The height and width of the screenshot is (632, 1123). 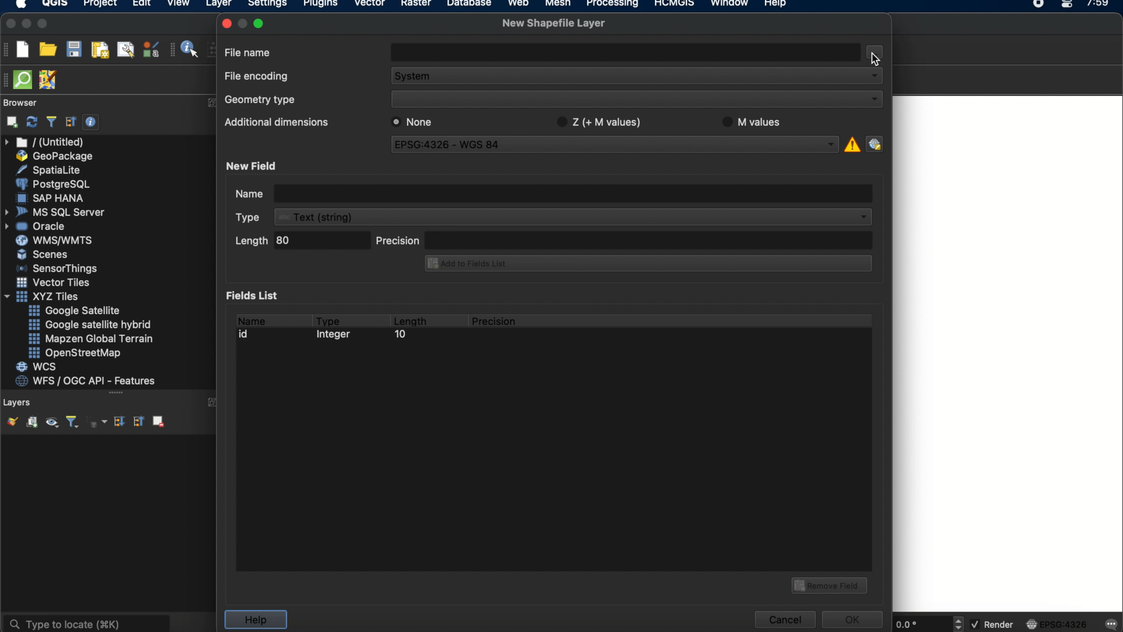 What do you see at coordinates (572, 193) in the screenshot?
I see `text box` at bounding box center [572, 193].